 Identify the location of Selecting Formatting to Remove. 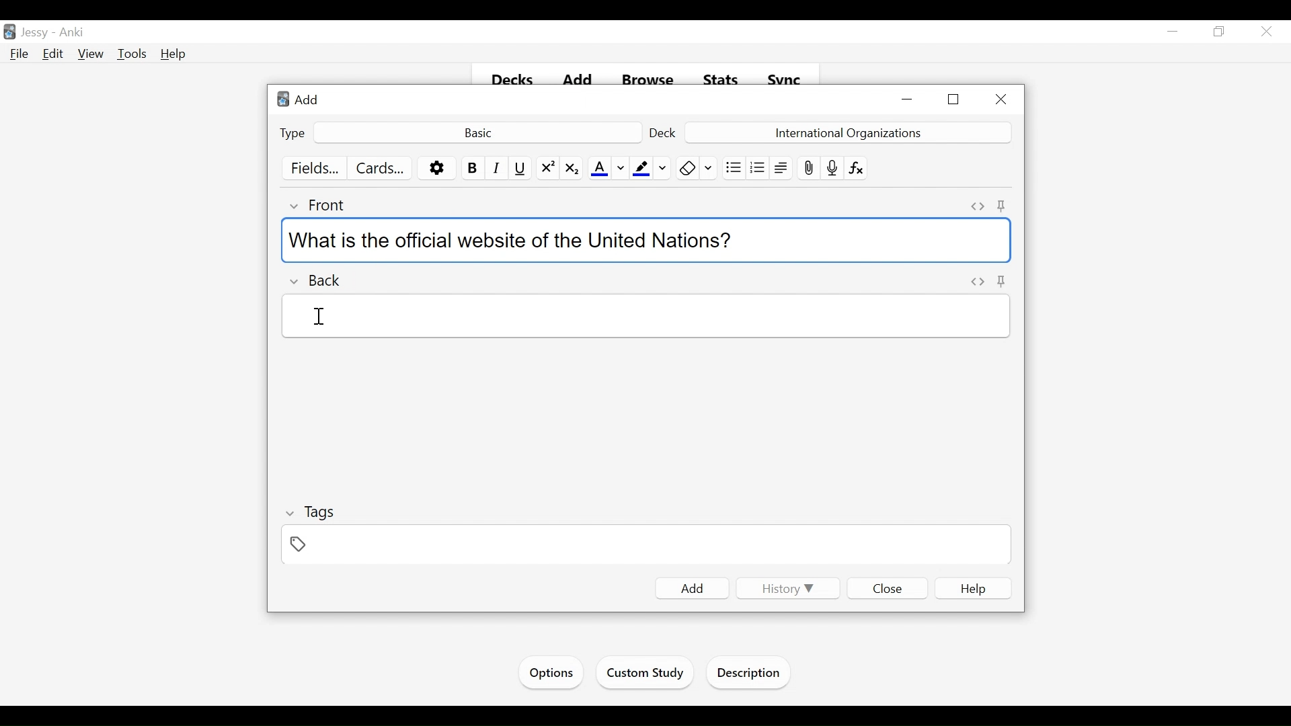
(708, 167).